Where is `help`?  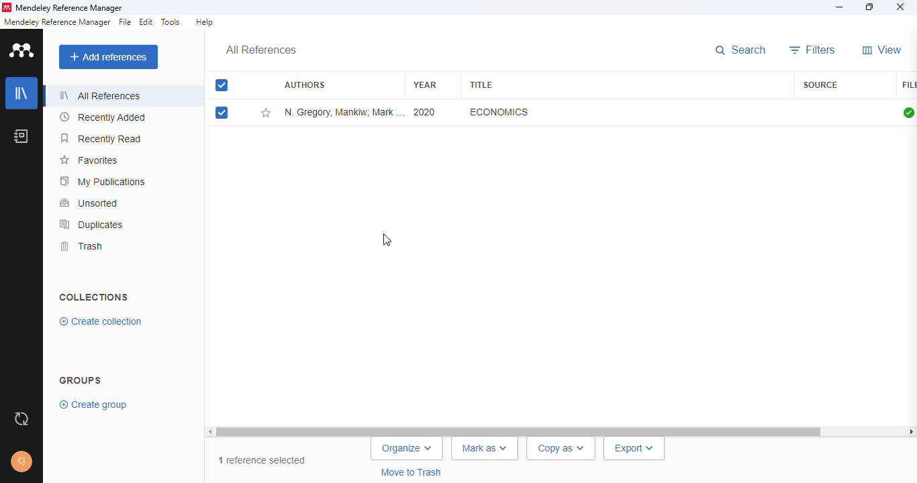
help is located at coordinates (203, 21).